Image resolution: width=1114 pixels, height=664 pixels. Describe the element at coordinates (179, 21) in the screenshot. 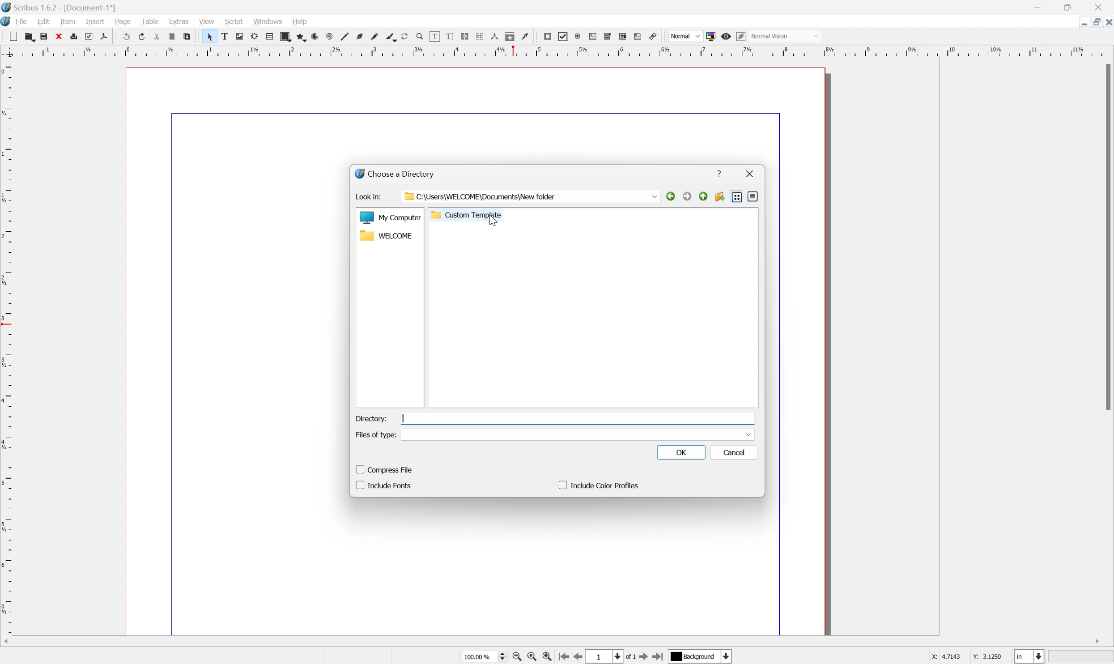

I see `extras` at that location.